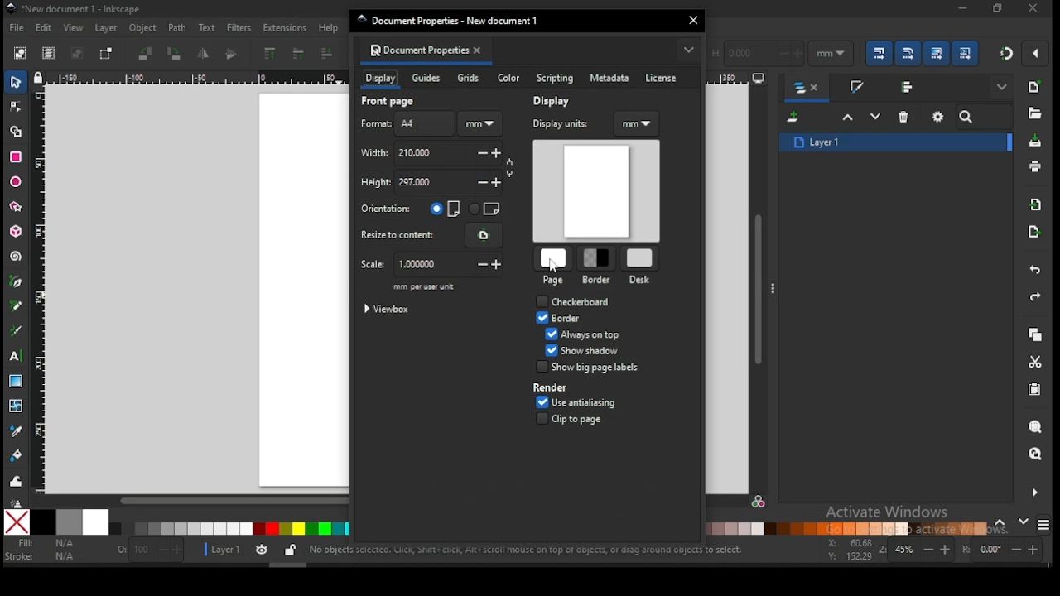 The image size is (1060, 596). Describe the element at coordinates (389, 101) in the screenshot. I see `front page` at that location.